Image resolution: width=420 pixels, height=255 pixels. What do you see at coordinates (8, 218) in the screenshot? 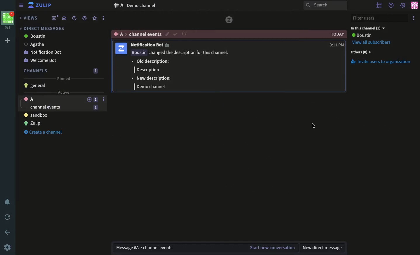
I see `Refresh` at bounding box center [8, 218].